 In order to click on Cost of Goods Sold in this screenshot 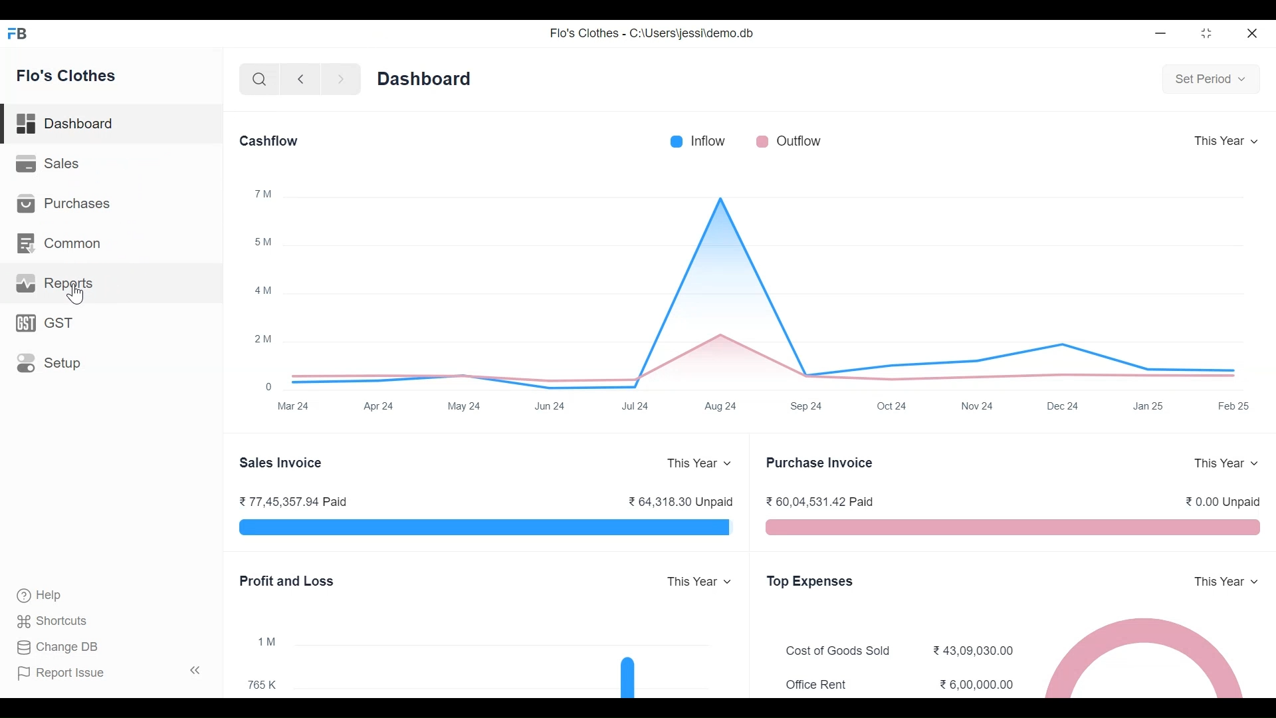, I will do `click(841, 651)`.